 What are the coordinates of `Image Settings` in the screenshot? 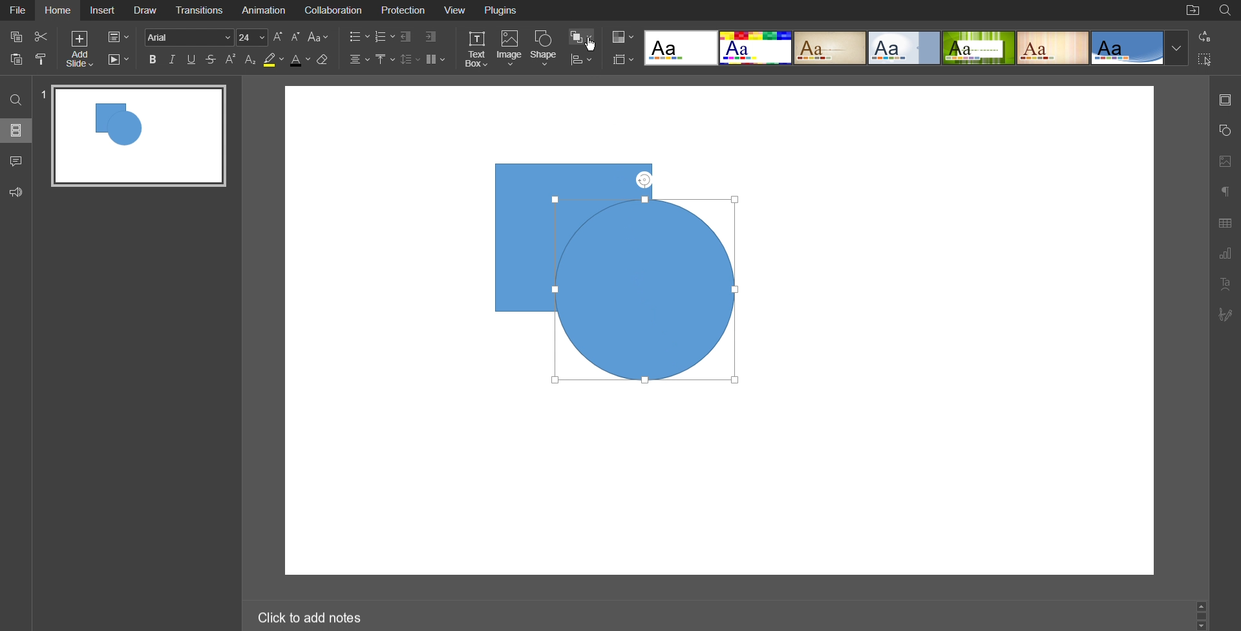 It's located at (1225, 161).